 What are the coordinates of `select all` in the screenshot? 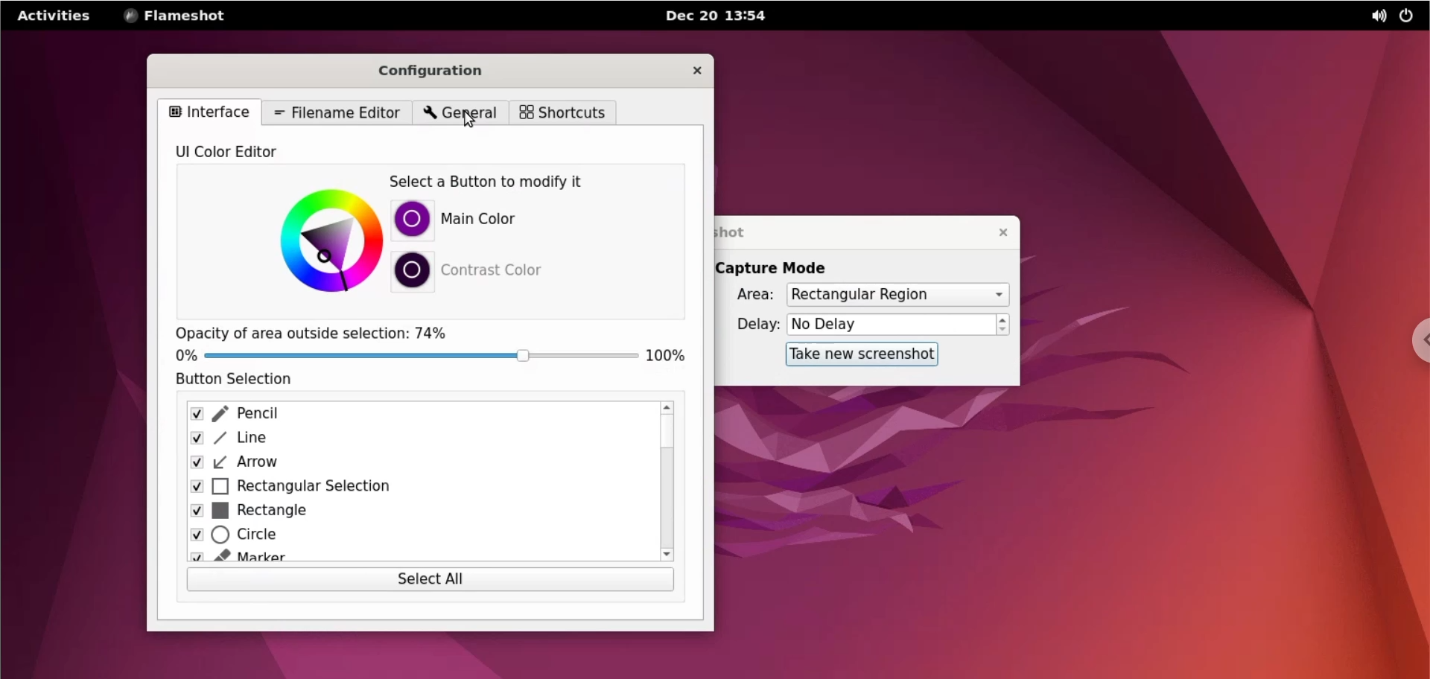 It's located at (426, 581).